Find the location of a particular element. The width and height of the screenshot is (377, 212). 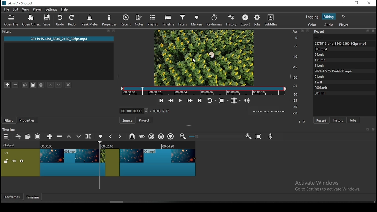

previous marker is located at coordinates (110, 137).